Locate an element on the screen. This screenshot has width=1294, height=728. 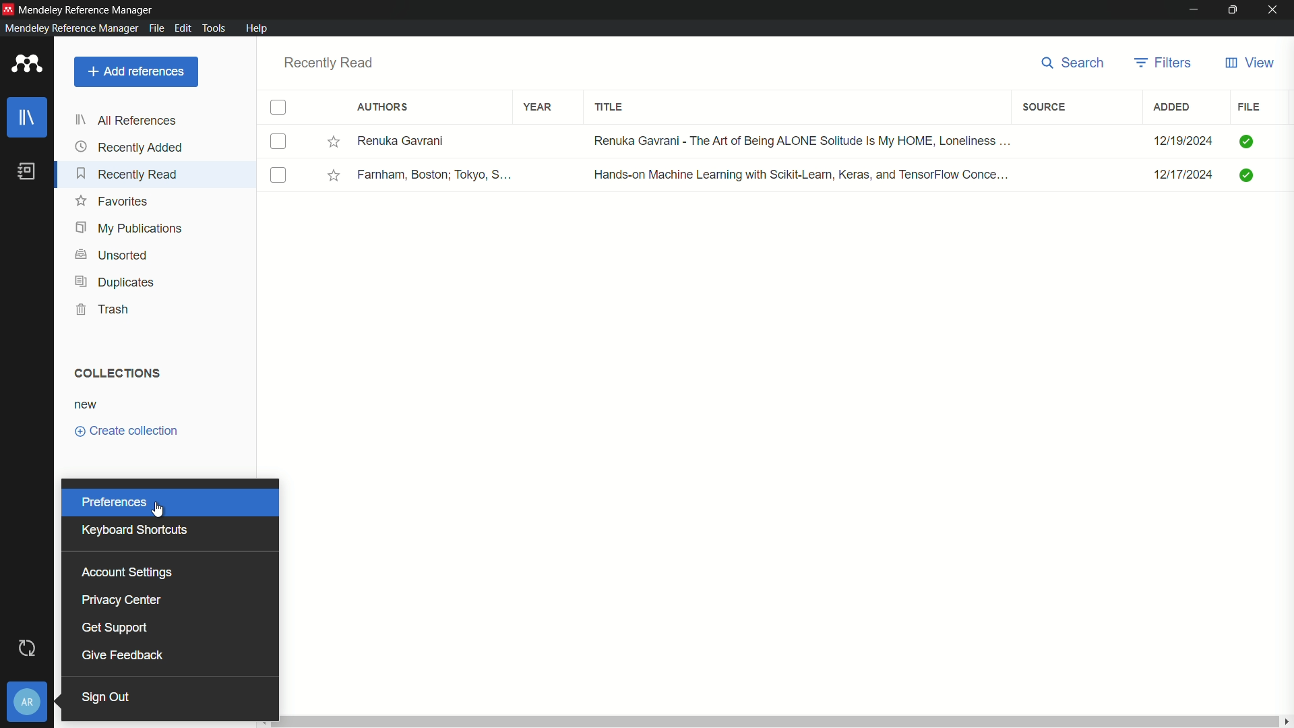
12/17/2024 is located at coordinates (1183, 175).